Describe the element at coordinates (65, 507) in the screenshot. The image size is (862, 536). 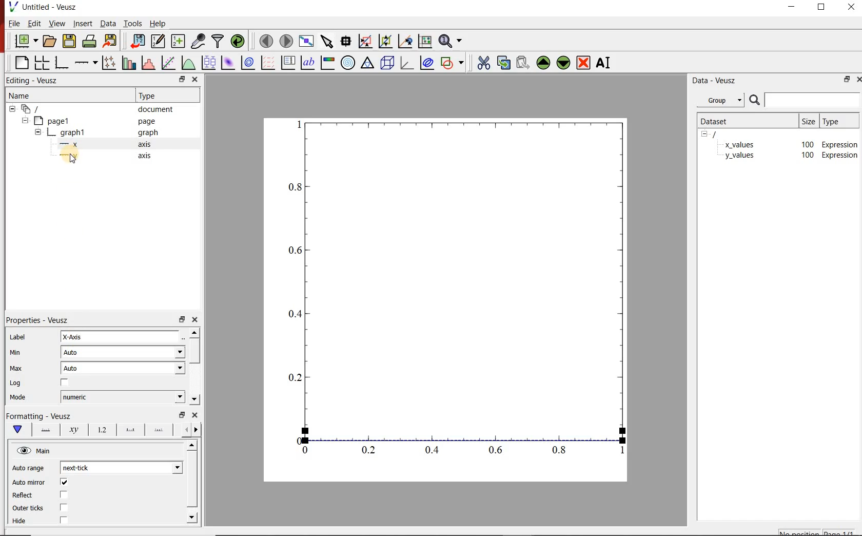
I see `checkbox` at that location.